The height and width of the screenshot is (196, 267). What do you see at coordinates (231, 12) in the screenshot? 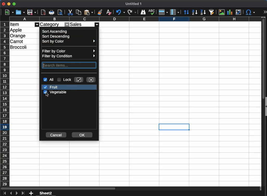
I see `chart` at bounding box center [231, 12].